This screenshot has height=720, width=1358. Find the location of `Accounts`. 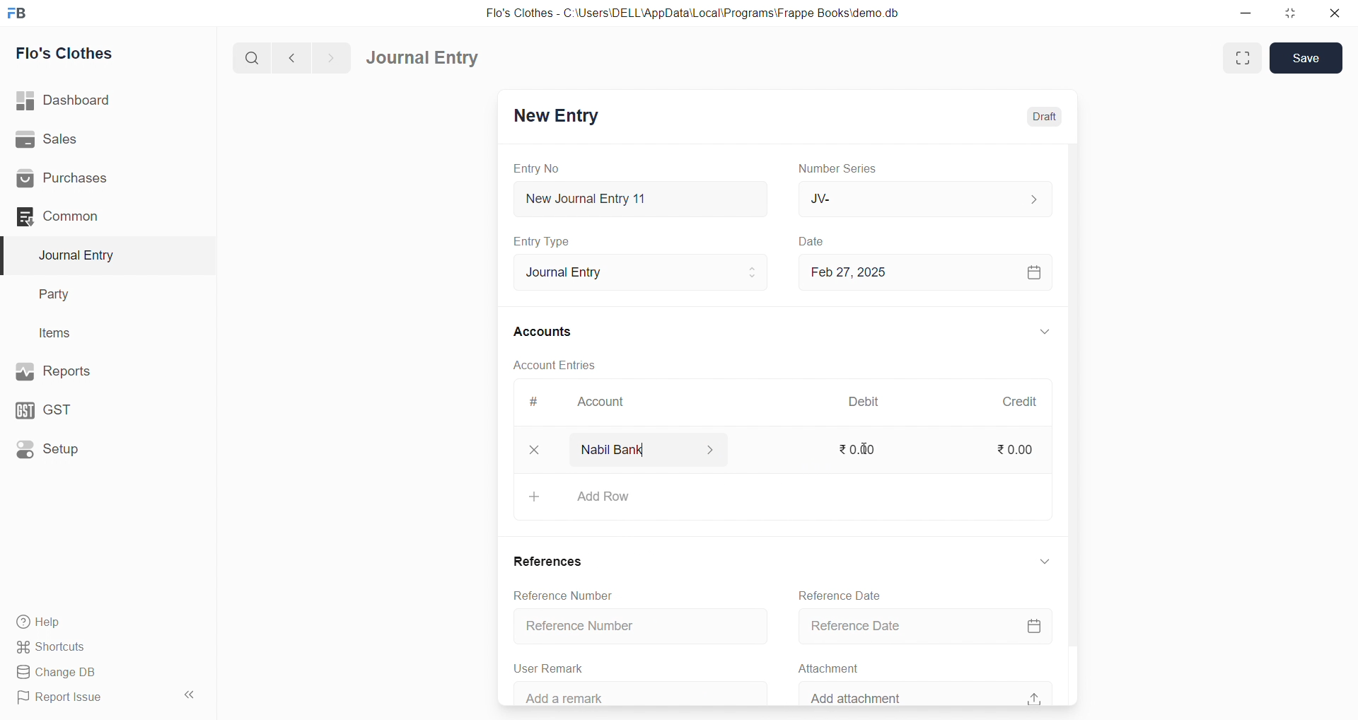

Accounts is located at coordinates (543, 332).